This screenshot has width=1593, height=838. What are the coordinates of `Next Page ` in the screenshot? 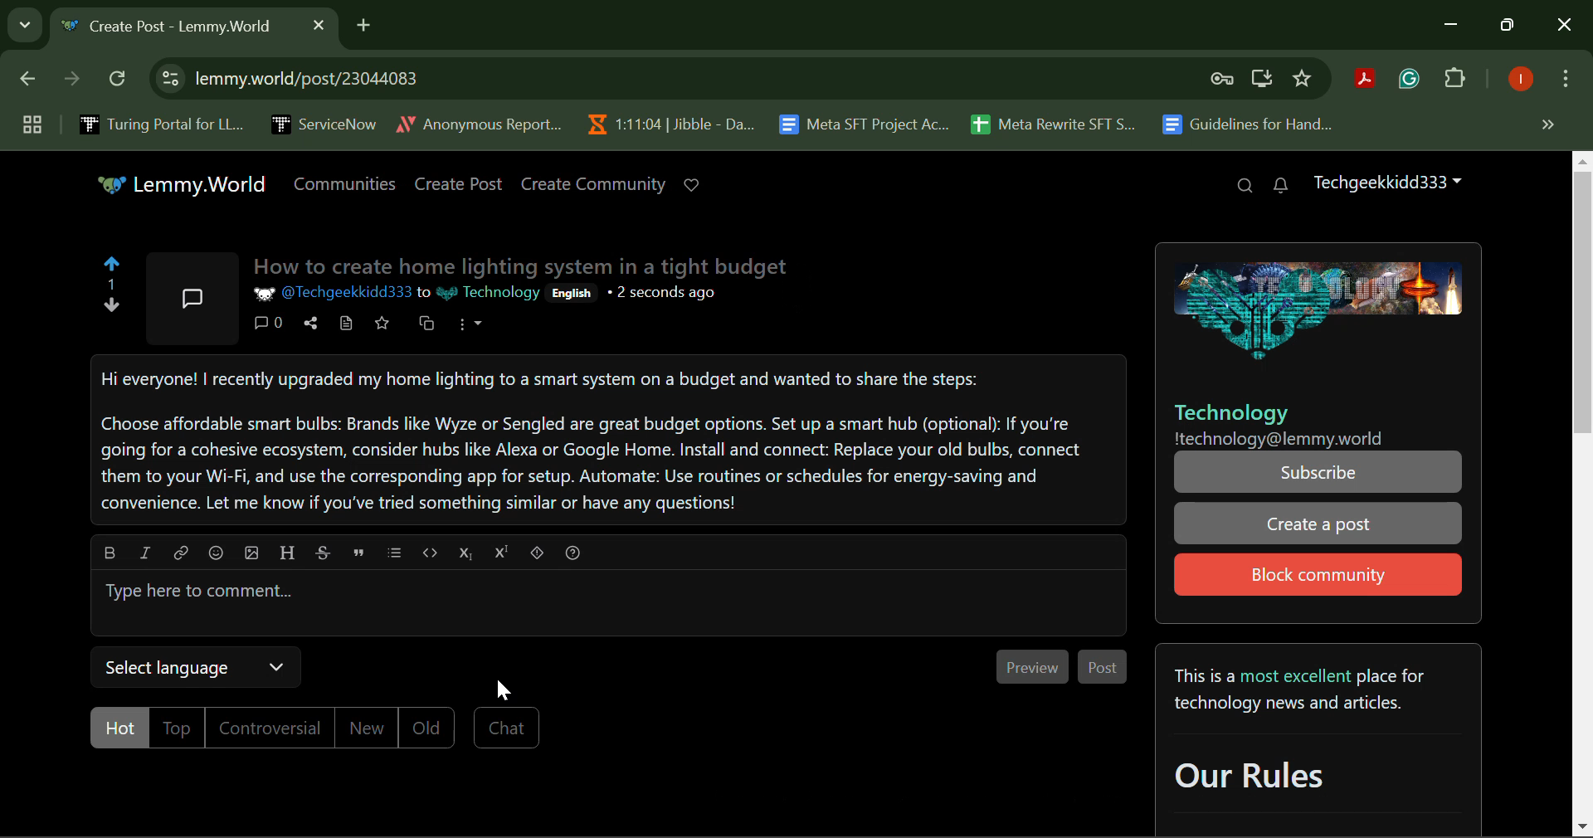 It's located at (70, 83).